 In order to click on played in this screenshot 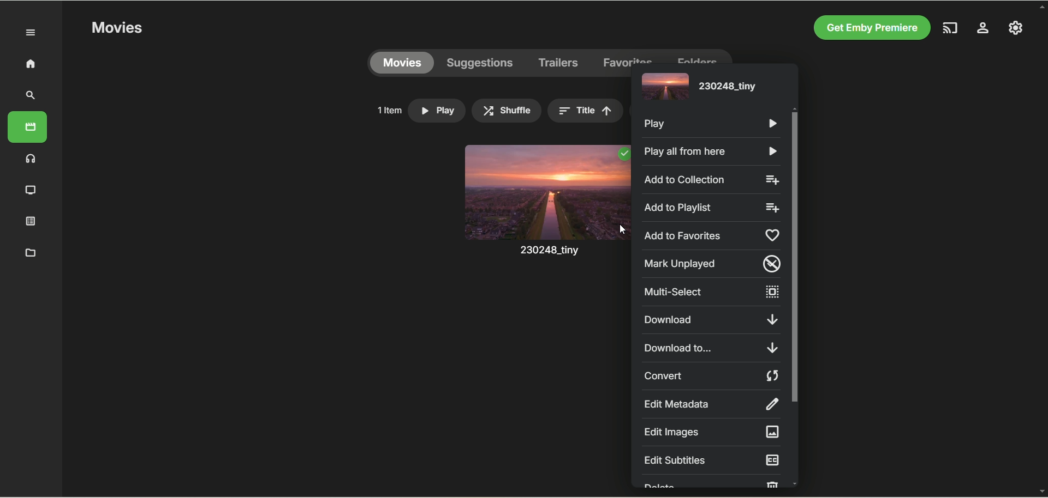, I will do `click(623, 154)`.